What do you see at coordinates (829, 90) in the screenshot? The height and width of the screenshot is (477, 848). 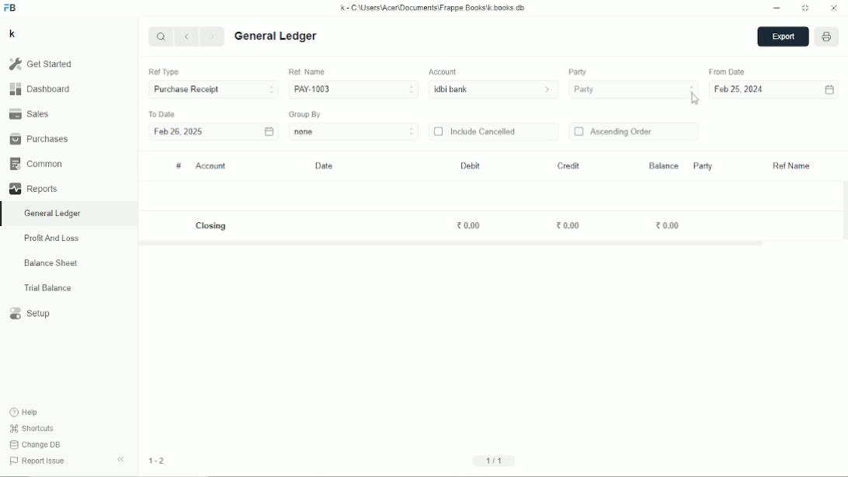 I see `Calendar` at bounding box center [829, 90].